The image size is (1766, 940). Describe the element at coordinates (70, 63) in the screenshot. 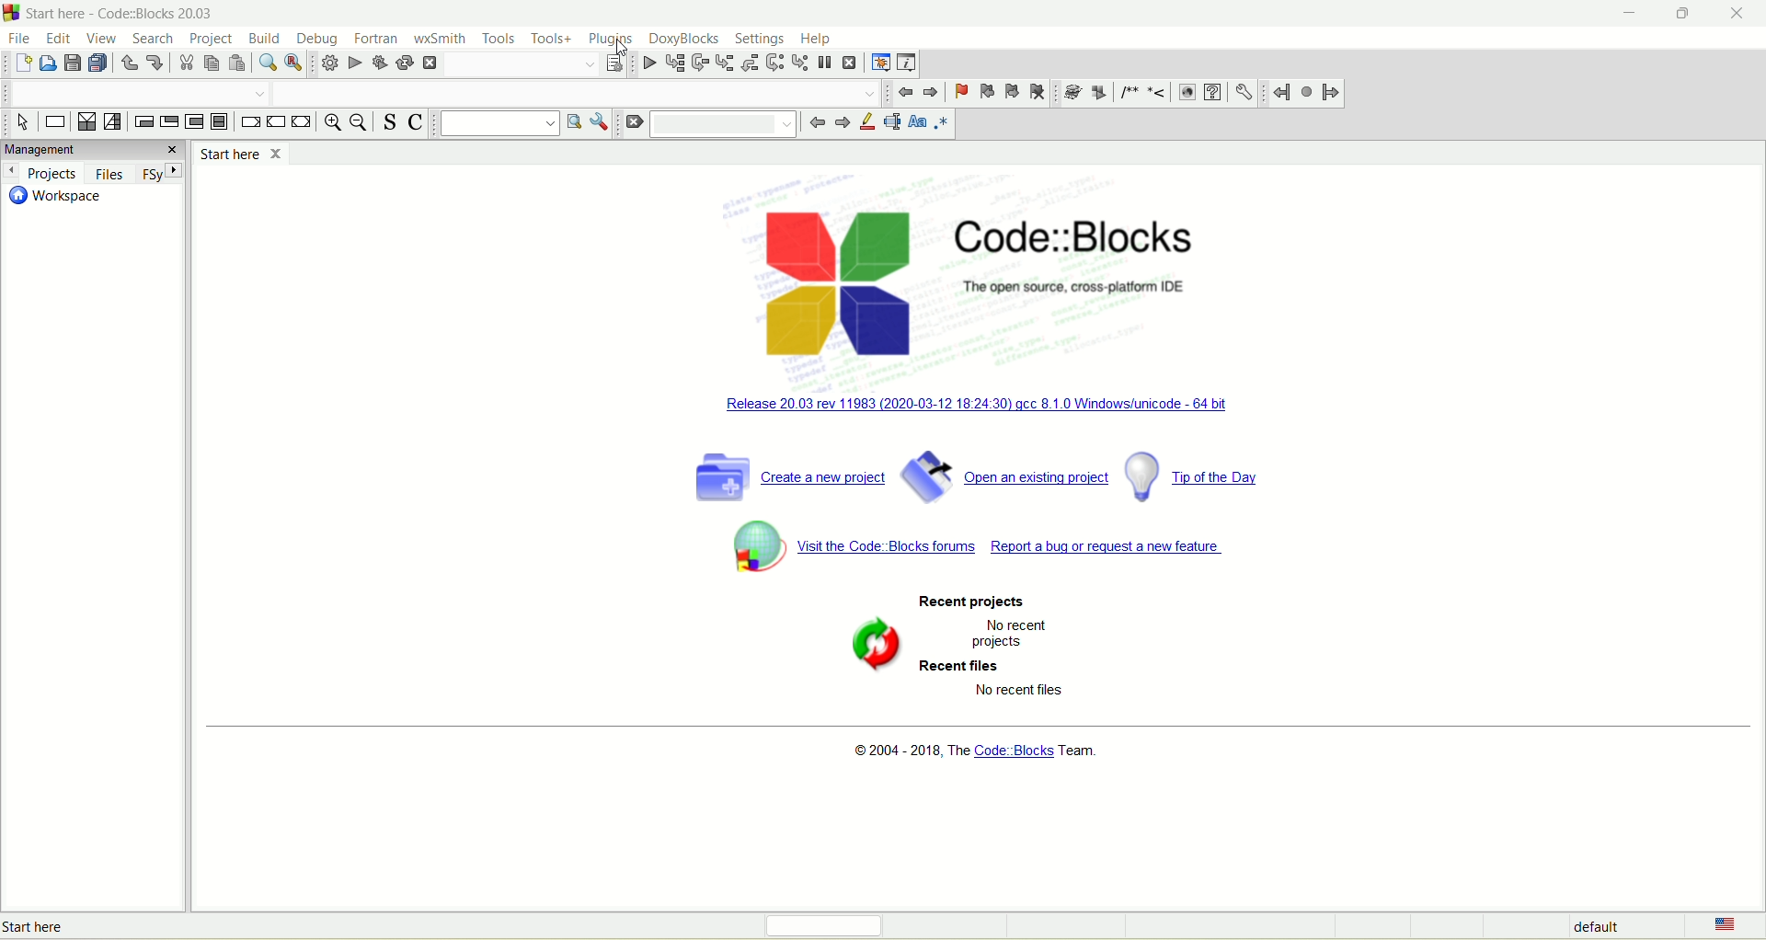

I see `save` at that location.